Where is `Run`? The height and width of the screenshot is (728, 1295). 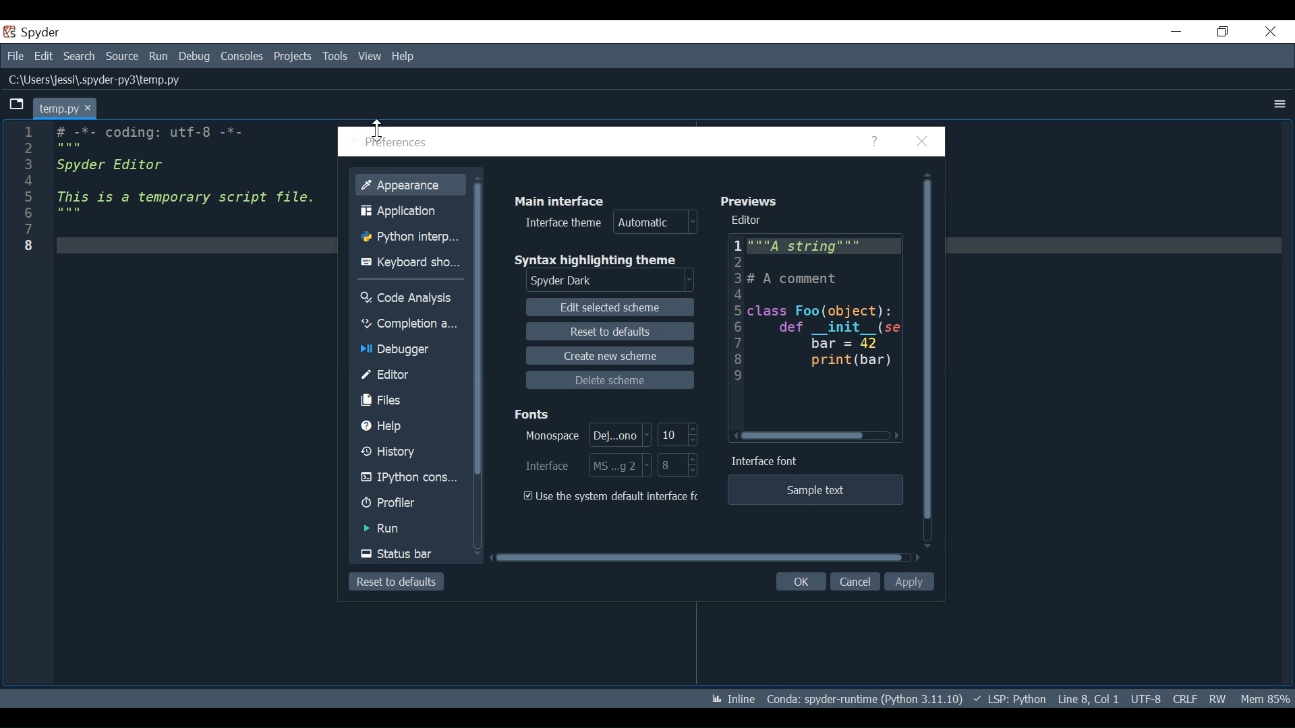
Run is located at coordinates (410, 530).